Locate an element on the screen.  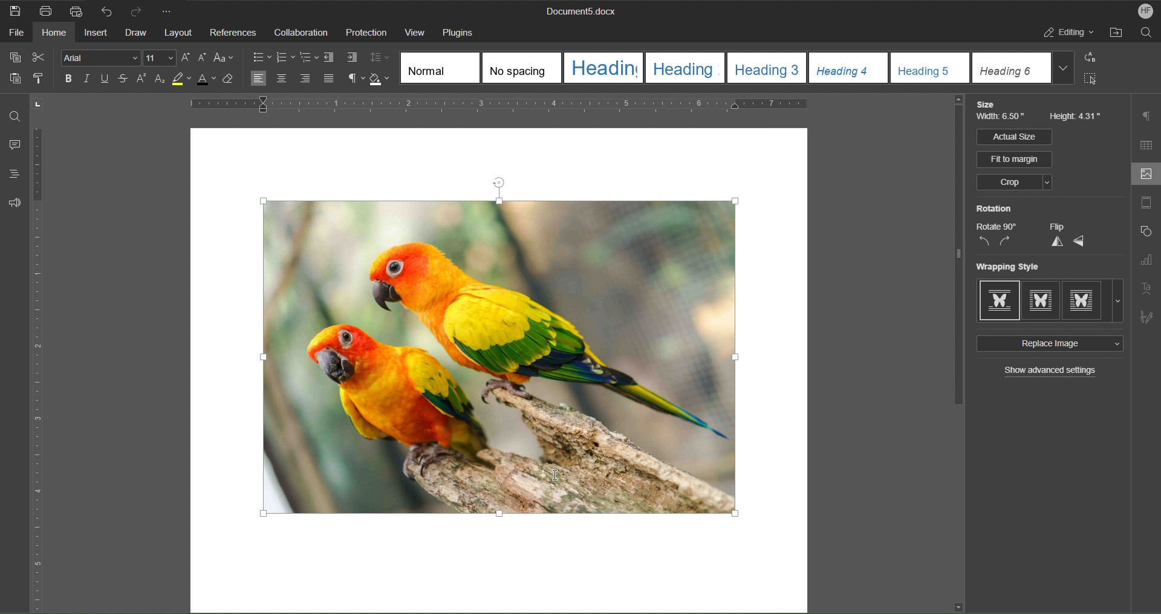
Height is located at coordinates (1076, 117).